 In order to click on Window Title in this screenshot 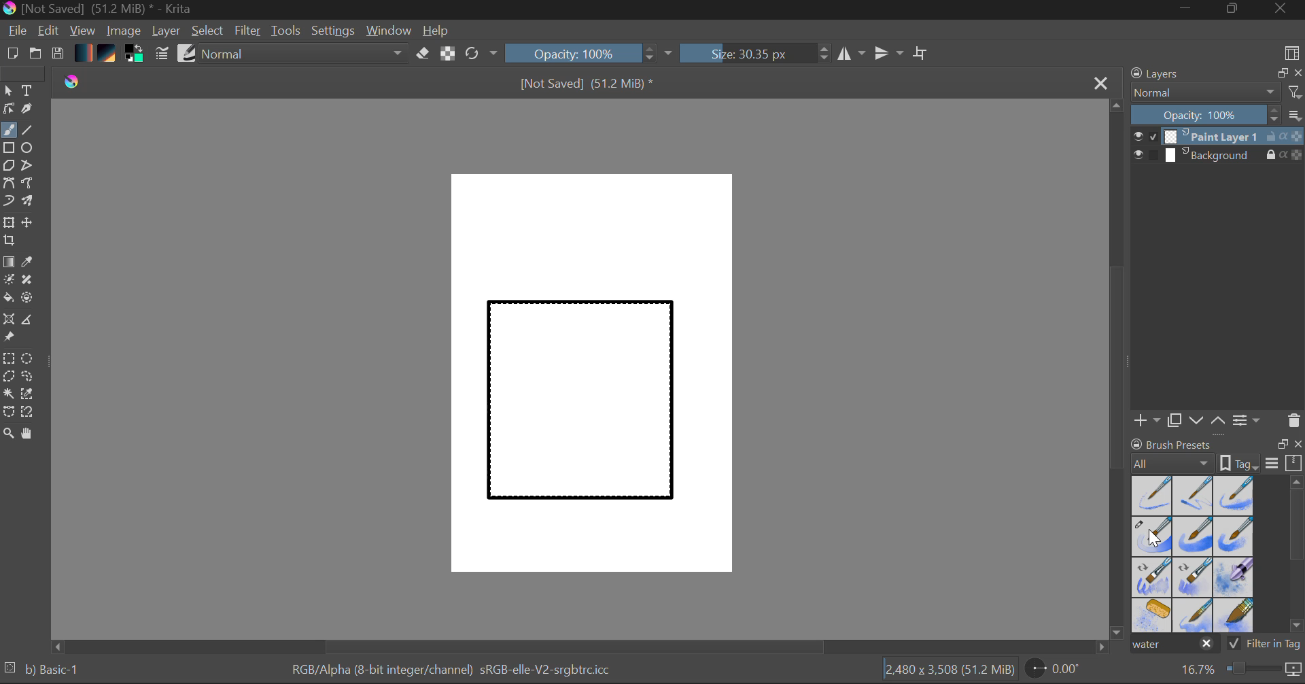, I will do `click(99, 10)`.